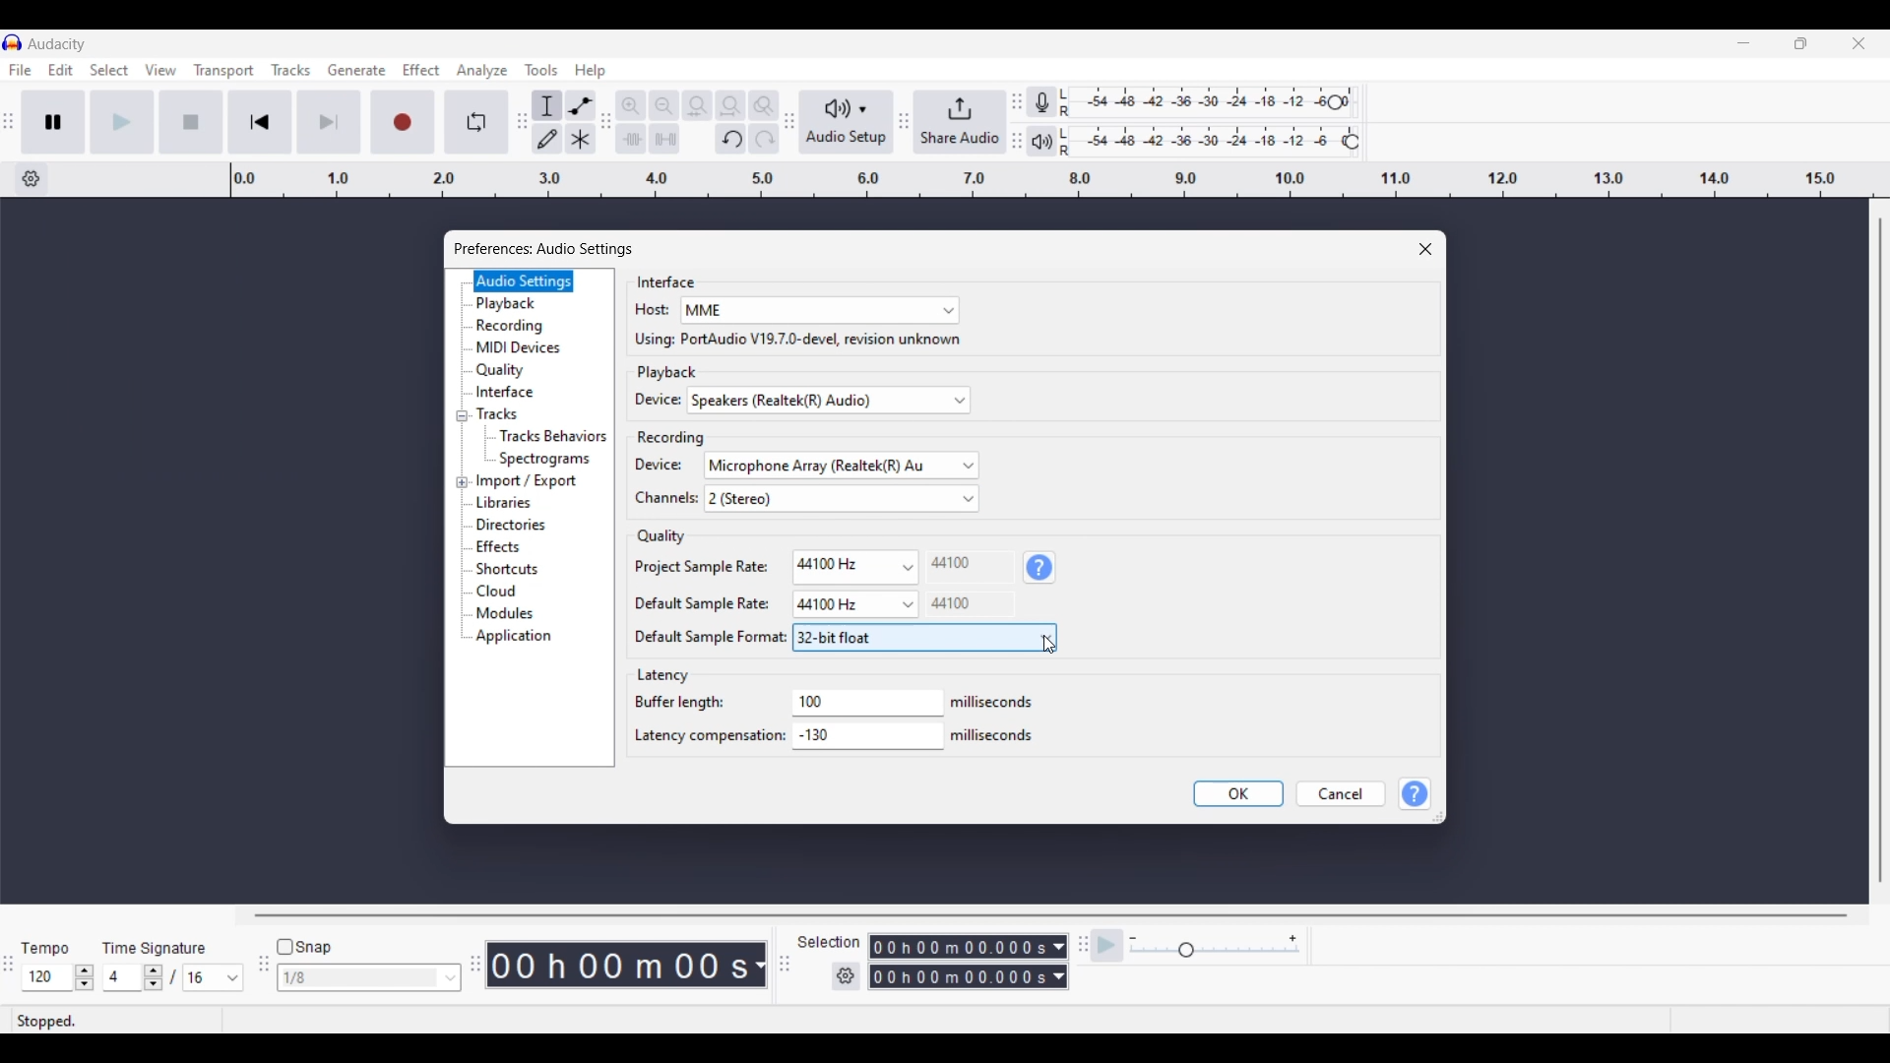 This screenshot has height=1063, width=1890. What do you see at coordinates (580, 105) in the screenshot?
I see `Envelop tool` at bounding box center [580, 105].